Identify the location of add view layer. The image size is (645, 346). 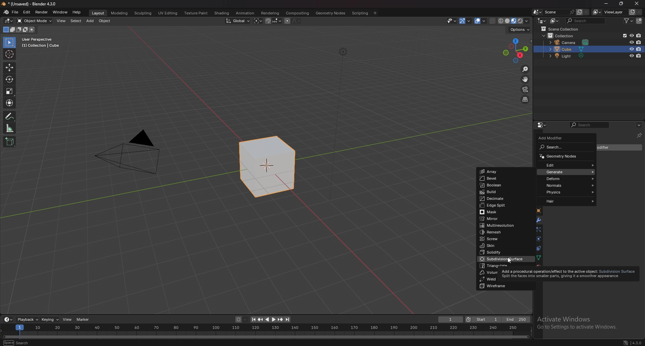
(632, 12).